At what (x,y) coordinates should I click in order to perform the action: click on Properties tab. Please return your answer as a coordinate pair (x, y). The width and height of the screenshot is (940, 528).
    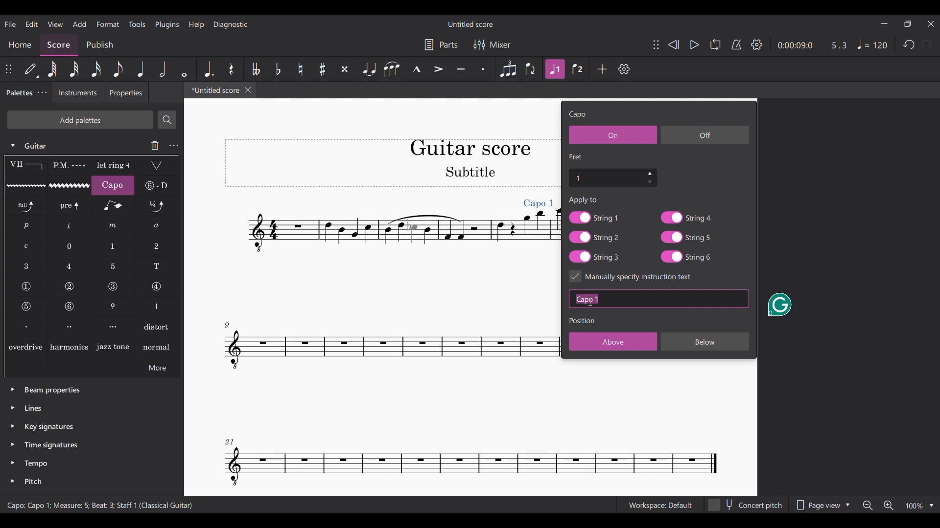
    Looking at the image, I should click on (126, 92).